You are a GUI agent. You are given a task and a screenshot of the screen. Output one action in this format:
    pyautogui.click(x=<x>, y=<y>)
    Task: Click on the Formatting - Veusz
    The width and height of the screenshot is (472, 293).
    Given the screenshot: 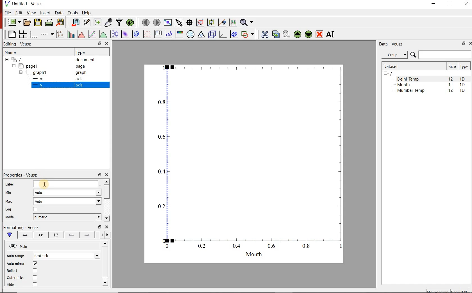 What is the action you would take?
    pyautogui.click(x=22, y=227)
    